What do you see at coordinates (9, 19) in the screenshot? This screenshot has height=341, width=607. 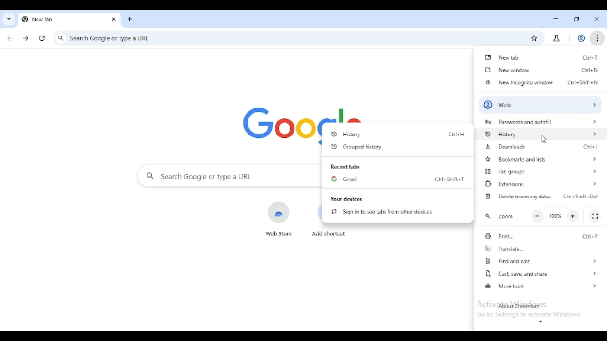 I see `search tabs` at bounding box center [9, 19].